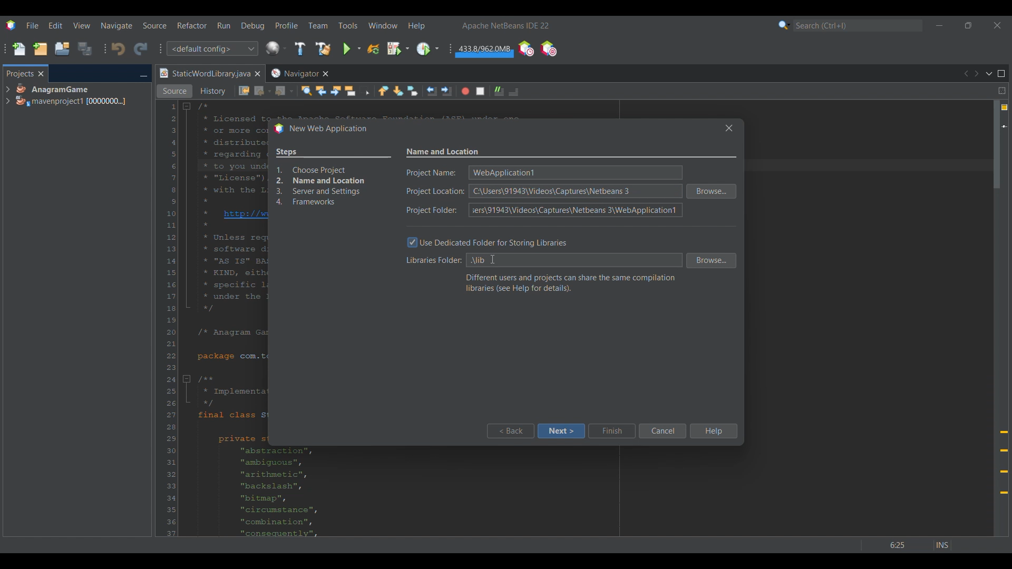 This screenshot has height=569, width=1012. What do you see at coordinates (306, 91) in the screenshot?
I see `Find selection` at bounding box center [306, 91].